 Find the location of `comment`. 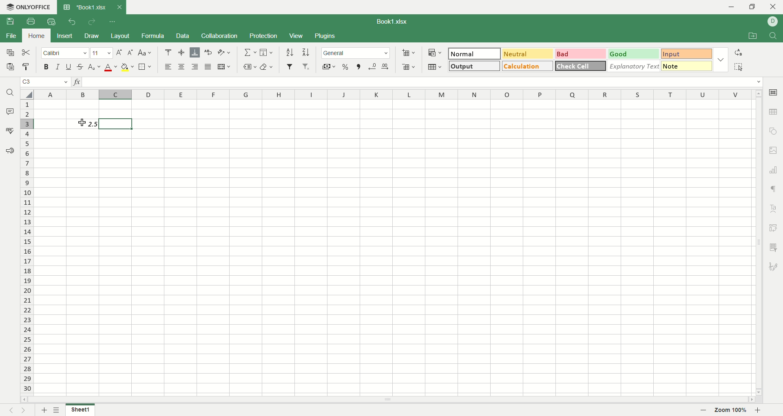

comment is located at coordinates (8, 111).